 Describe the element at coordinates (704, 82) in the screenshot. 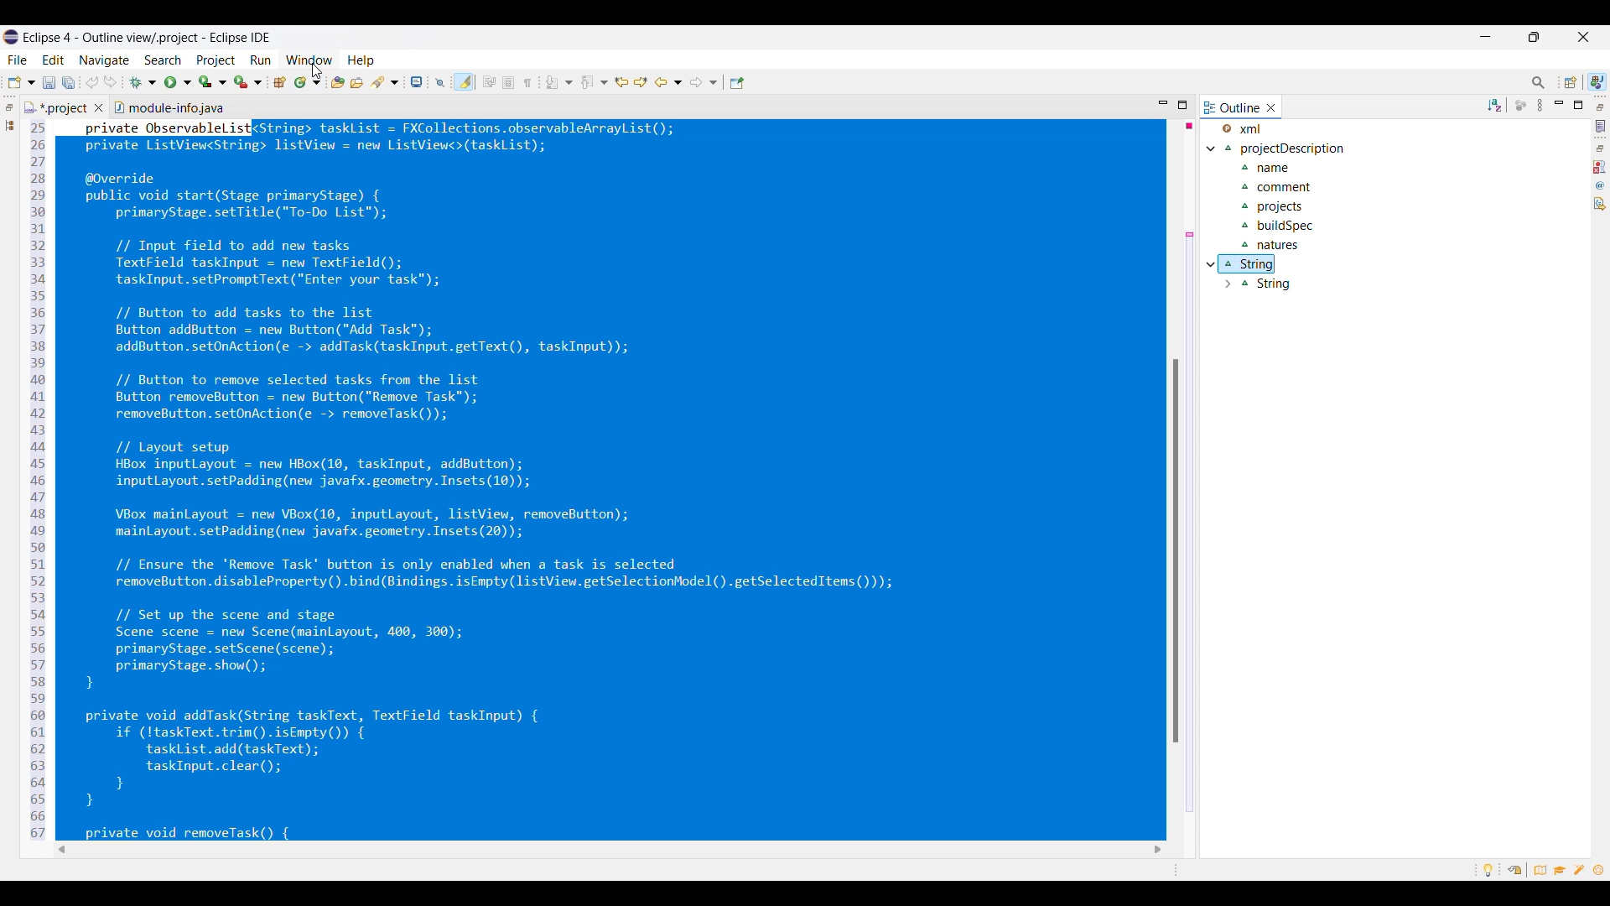

I see `Forward options` at that location.